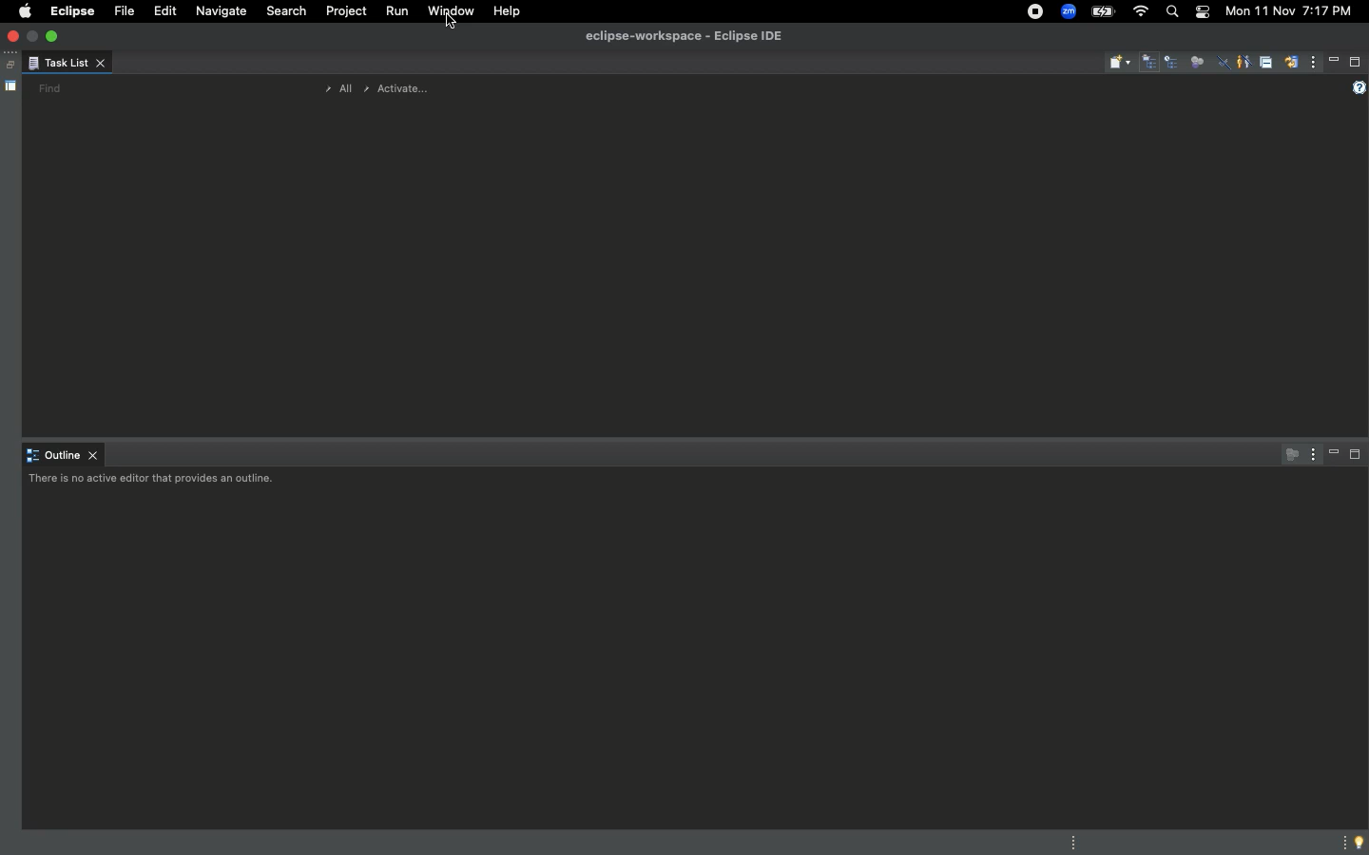 This screenshot has height=855, width=1369. What do you see at coordinates (1105, 11) in the screenshot?
I see `Charge` at bounding box center [1105, 11].